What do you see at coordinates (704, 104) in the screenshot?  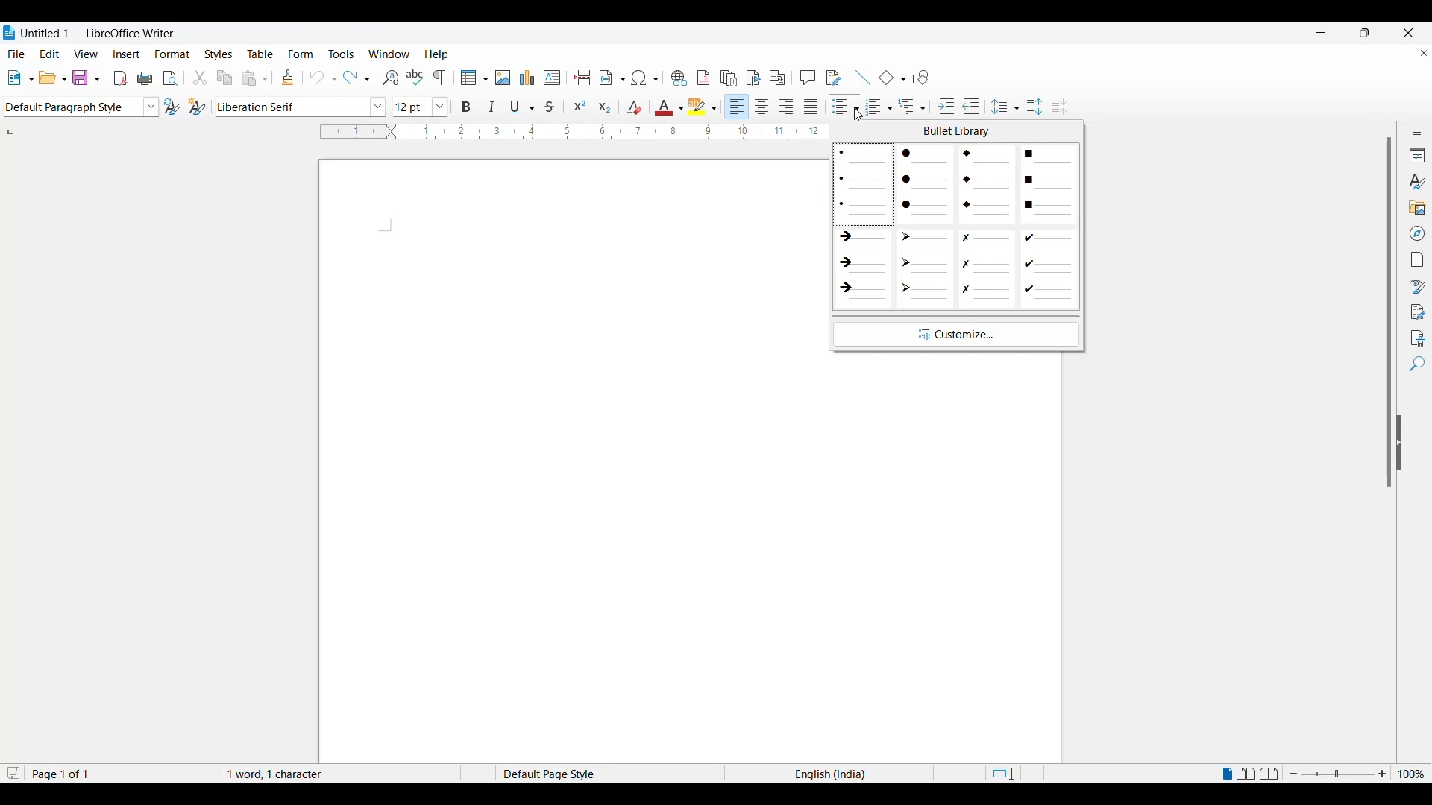 I see `hightlight color` at bounding box center [704, 104].